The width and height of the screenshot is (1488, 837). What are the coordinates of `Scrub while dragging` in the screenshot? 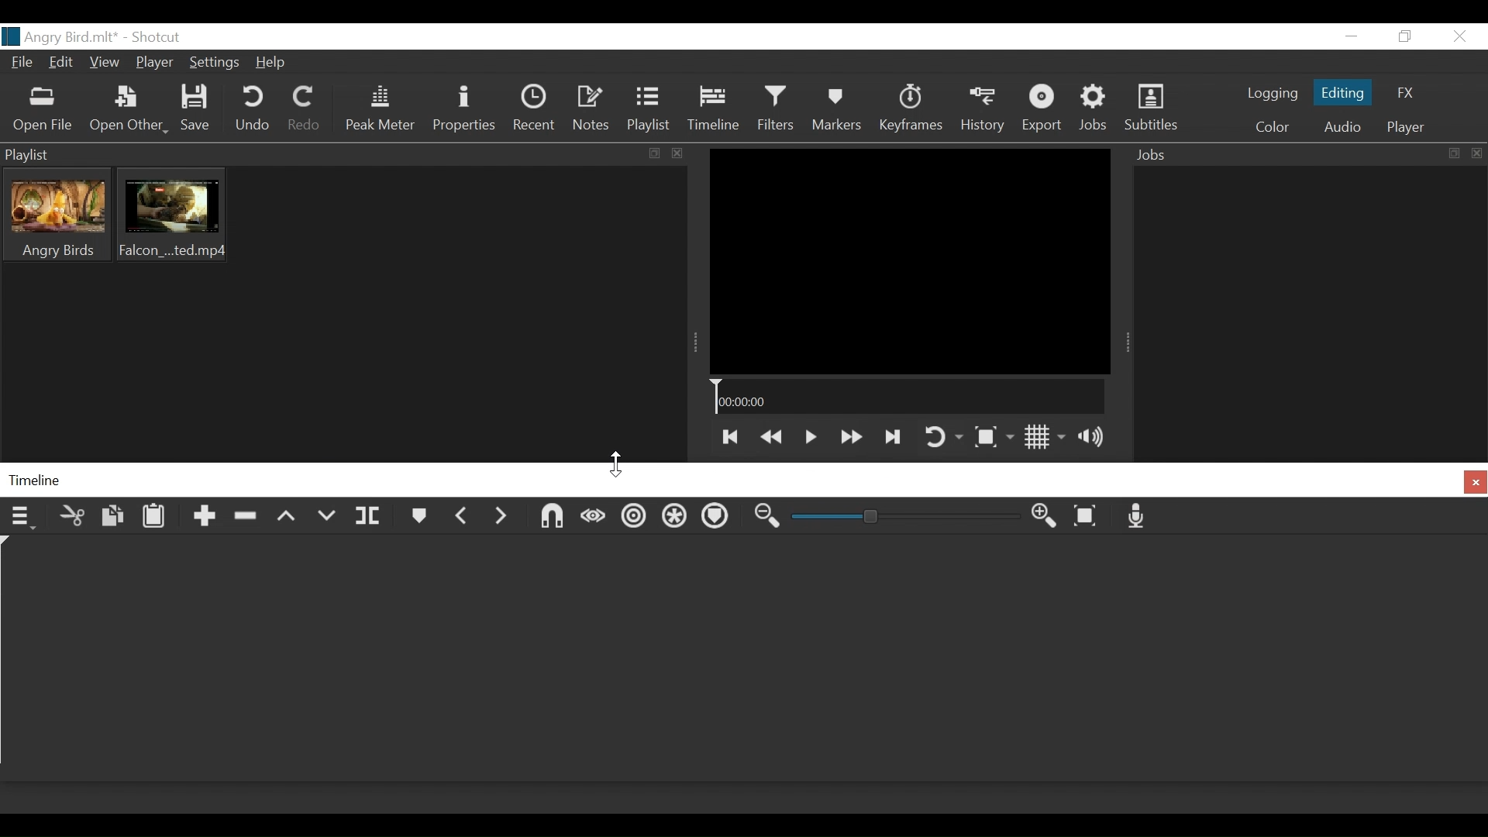 It's located at (593, 518).